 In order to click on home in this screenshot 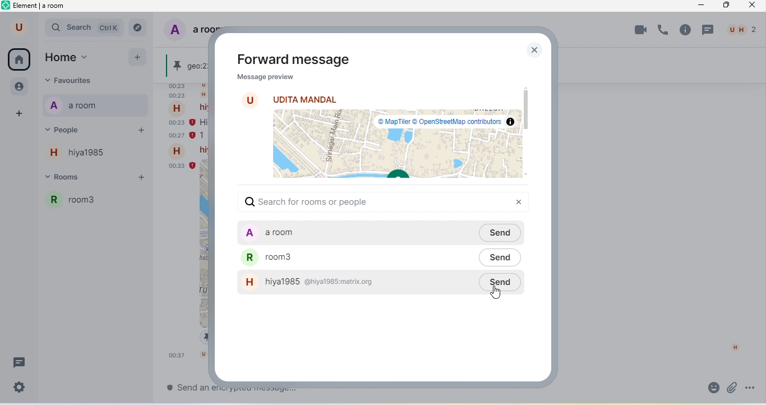, I will do `click(76, 57)`.